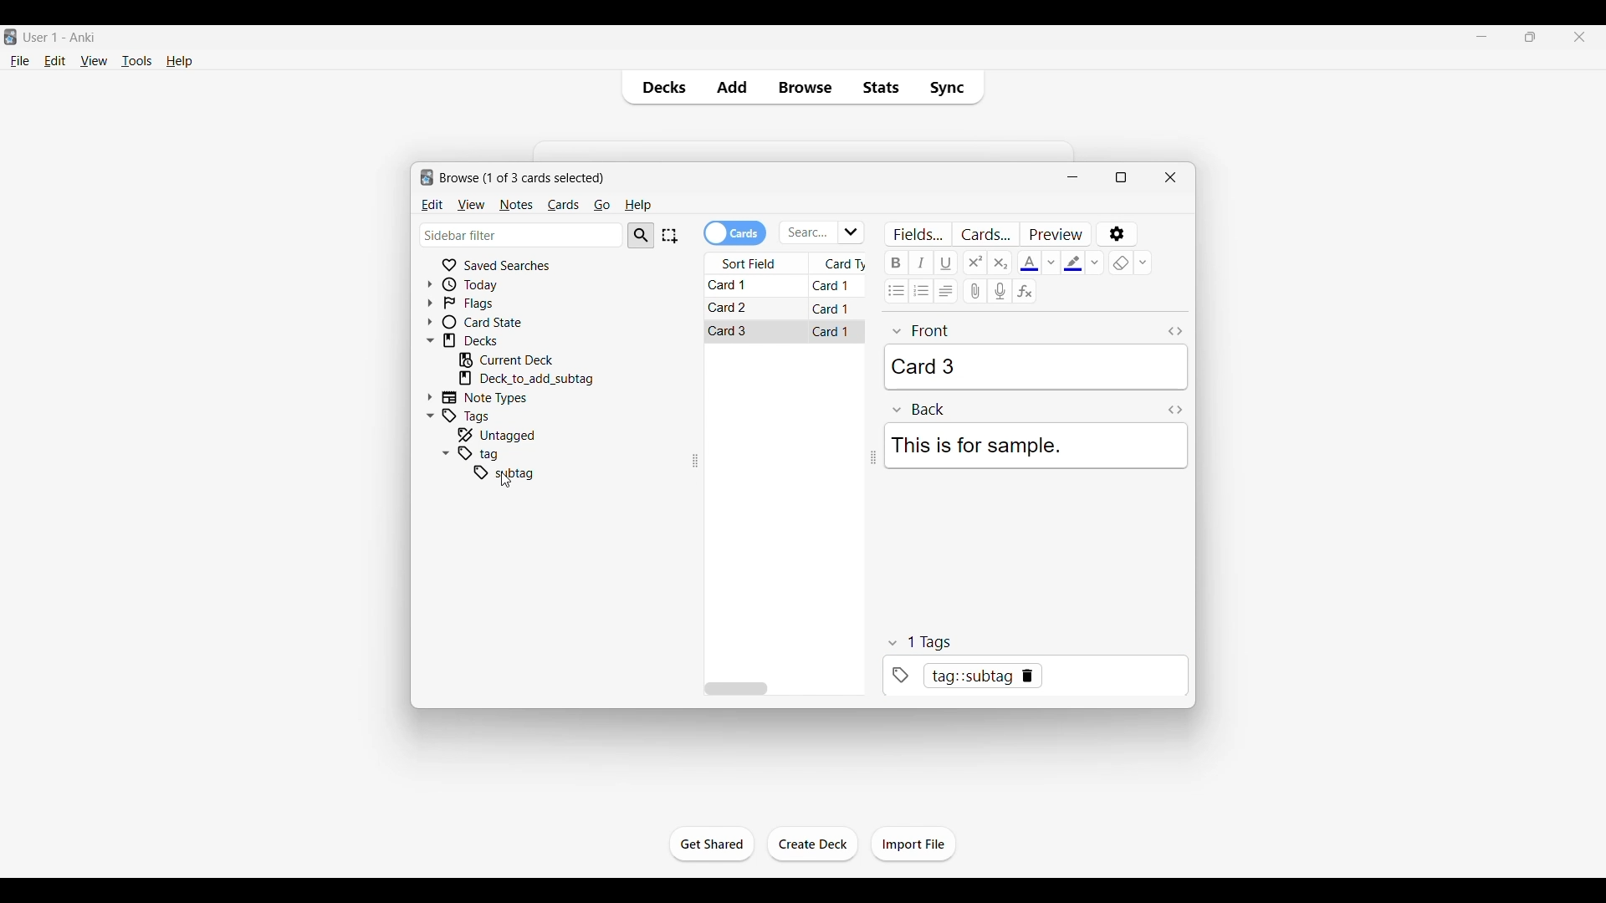  I want to click on Click to collapse Tags, so click(430, 416).